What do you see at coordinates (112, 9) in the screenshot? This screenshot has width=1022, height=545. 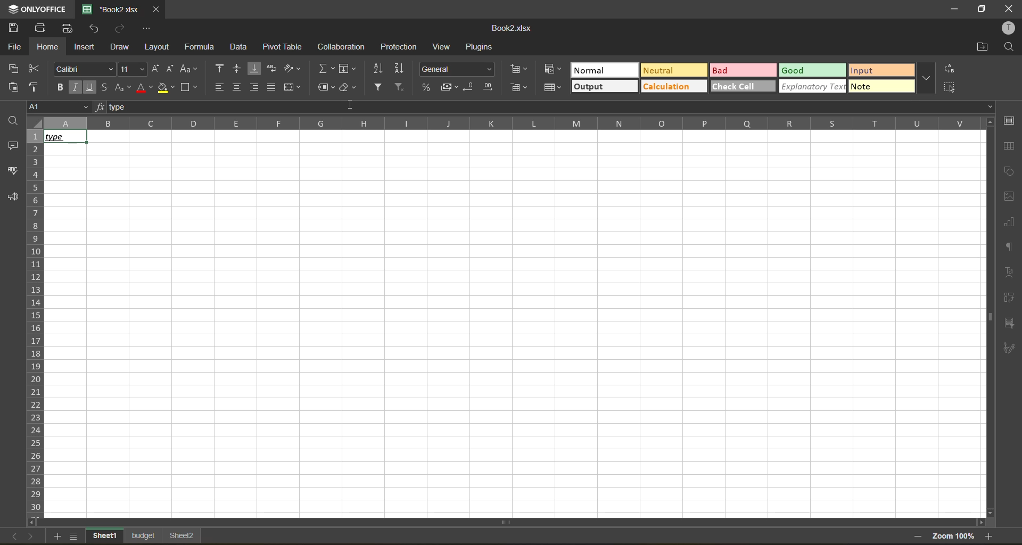 I see `Book2.xlsx` at bounding box center [112, 9].